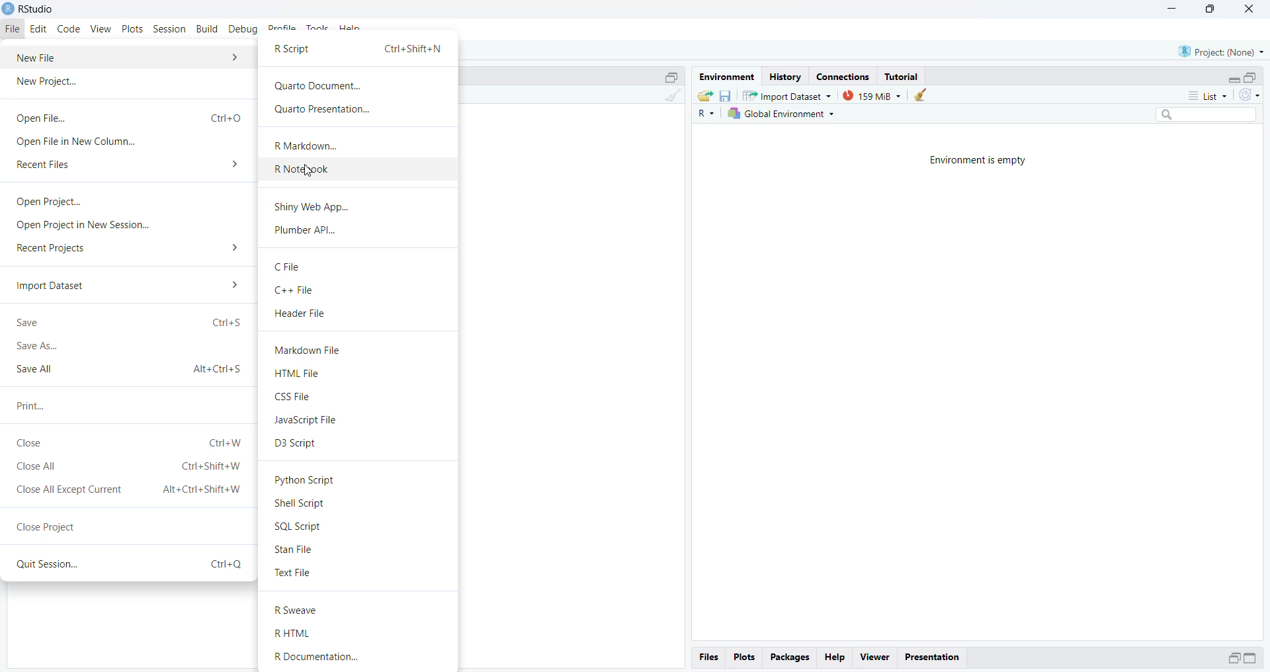 The height and width of the screenshot is (672, 1270). Describe the element at coordinates (836, 656) in the screenshot. I see `help` at that location.